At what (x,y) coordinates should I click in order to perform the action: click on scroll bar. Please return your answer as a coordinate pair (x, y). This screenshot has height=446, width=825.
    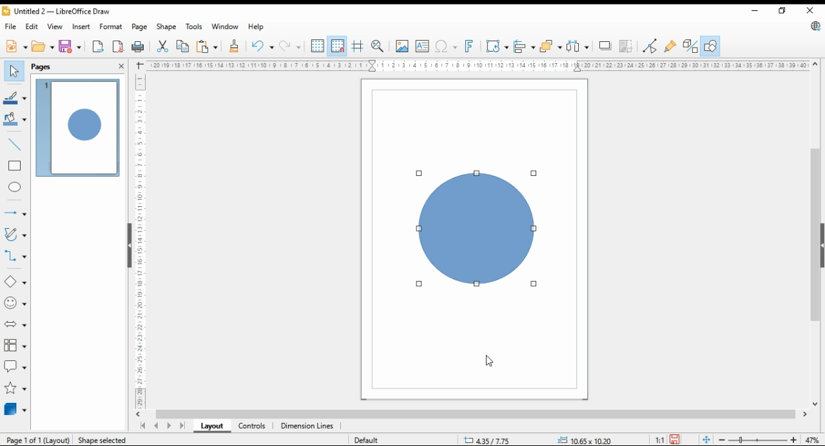
    Looking at the image, I should click on (816, 233).